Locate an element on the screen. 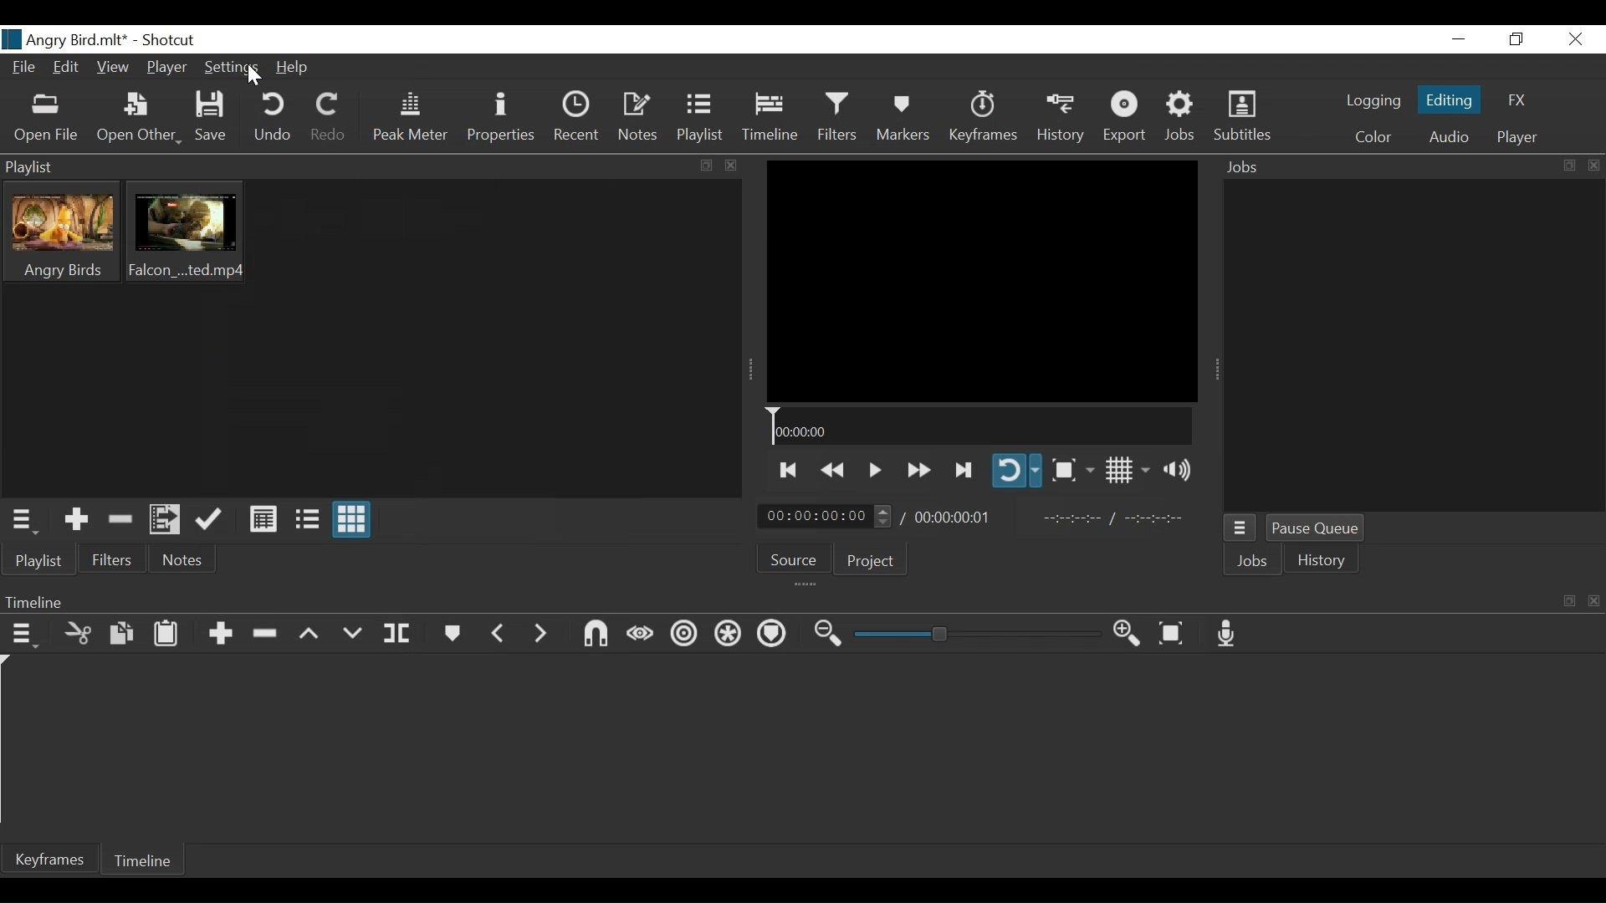  Skip to the next point is located at coordinates (965, 471).